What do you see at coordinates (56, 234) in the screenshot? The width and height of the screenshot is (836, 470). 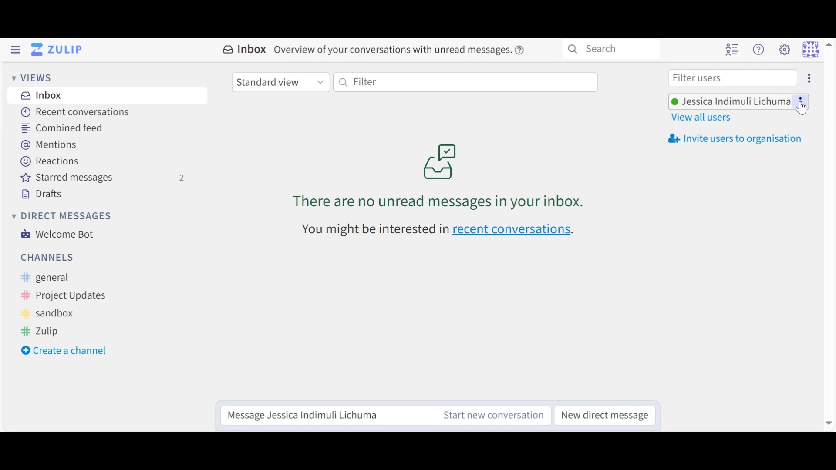 I see `Welcome Bot` at bounding box center [56, 234].